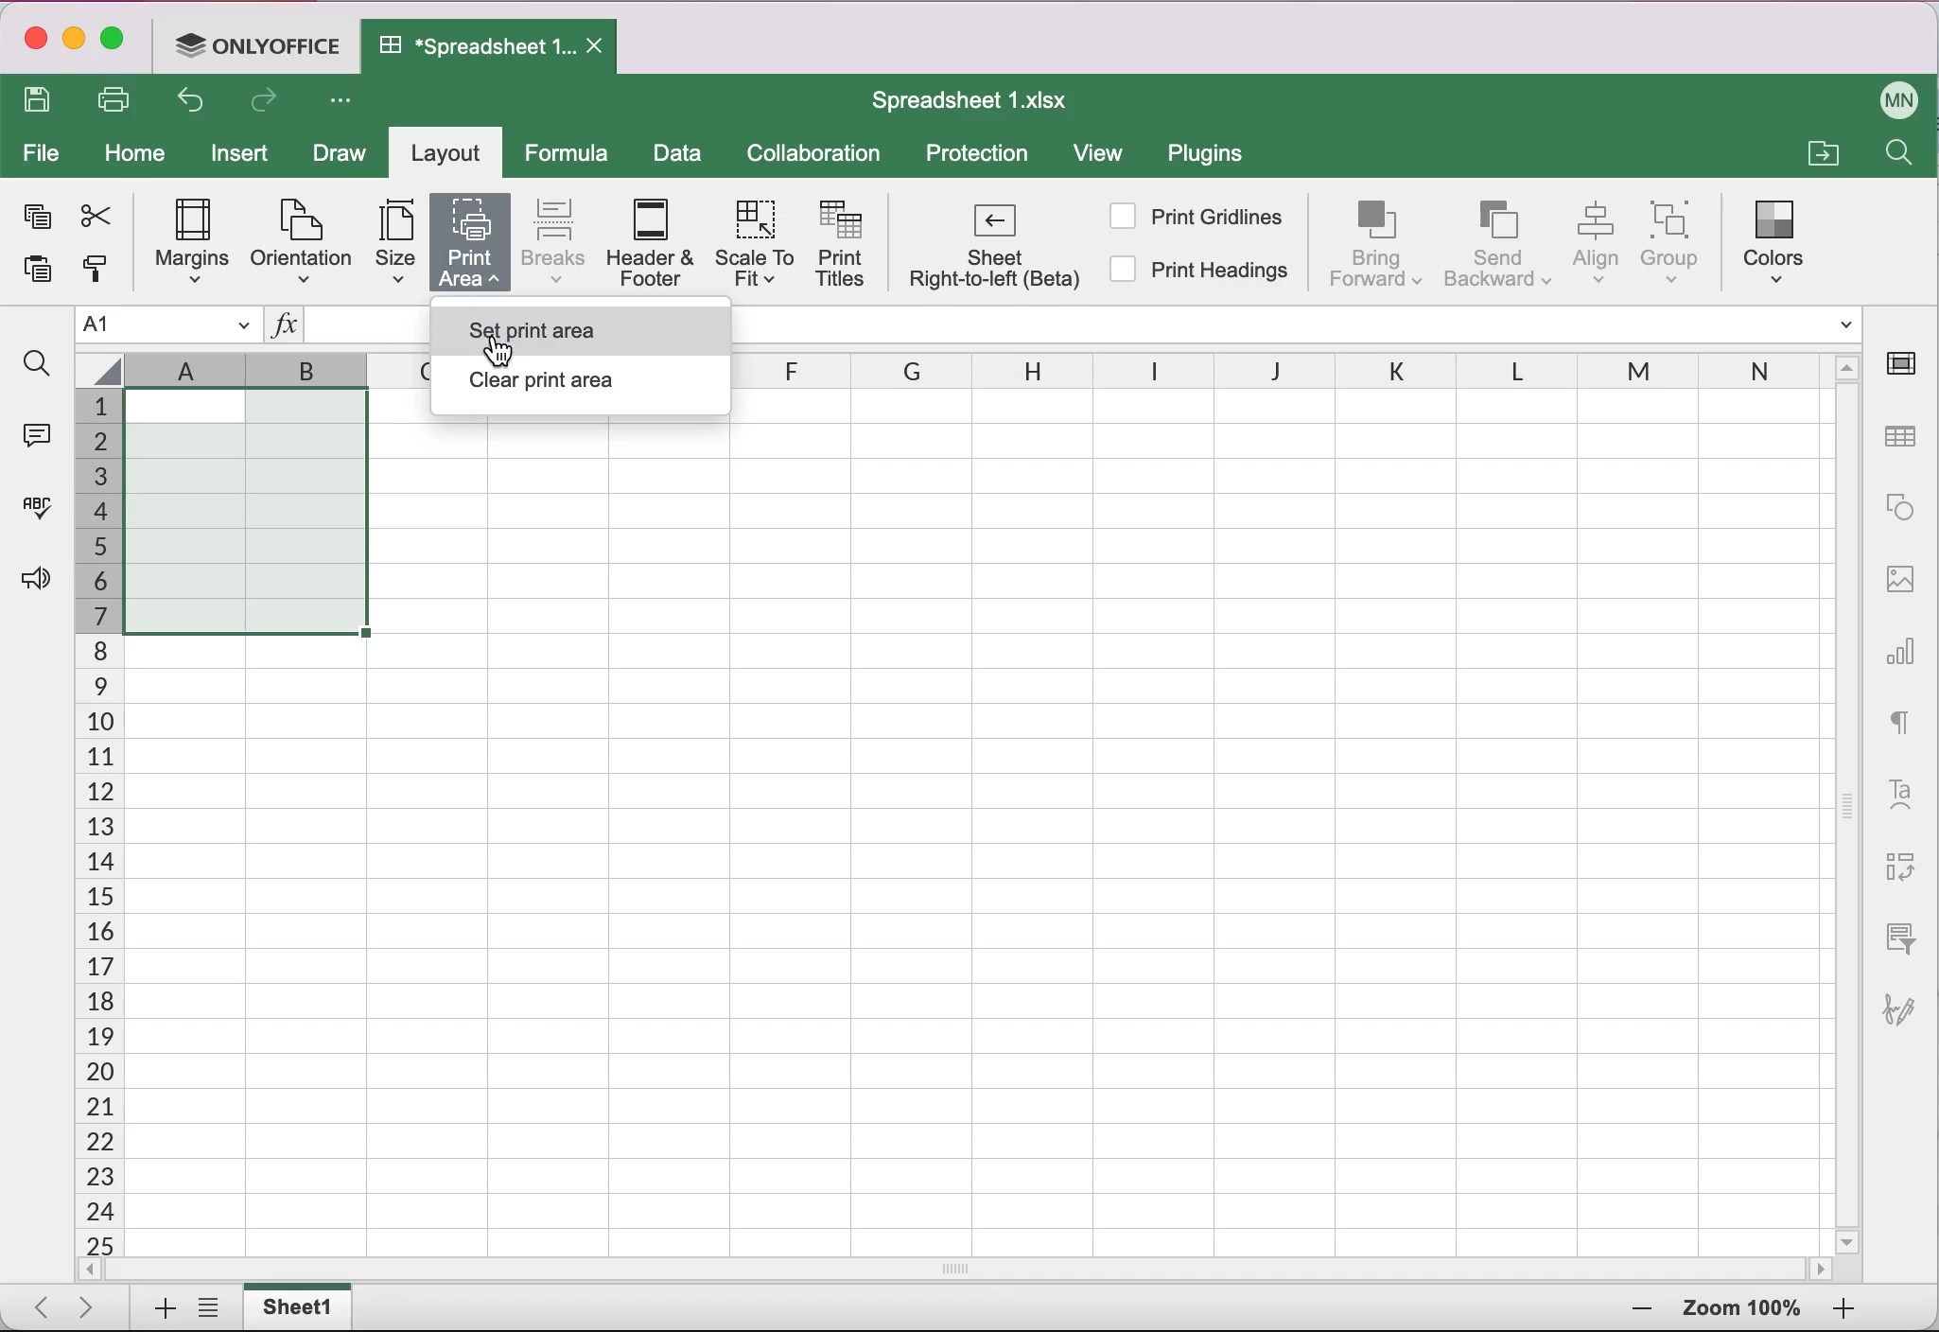  What do you see at coordinates (299, 240) in the screenshot?
I see `Orientation` at bounding box center [299, 240].